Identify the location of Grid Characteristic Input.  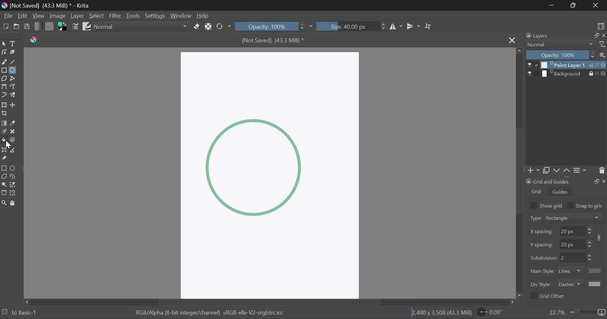
(567, 258).